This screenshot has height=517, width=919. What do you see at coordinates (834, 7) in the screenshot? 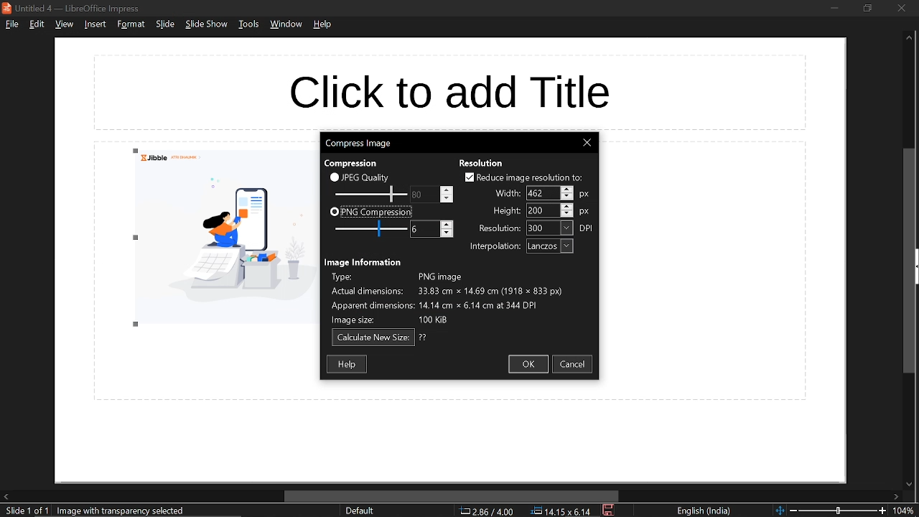
I see `minimize` at bounding box center [834, 7].